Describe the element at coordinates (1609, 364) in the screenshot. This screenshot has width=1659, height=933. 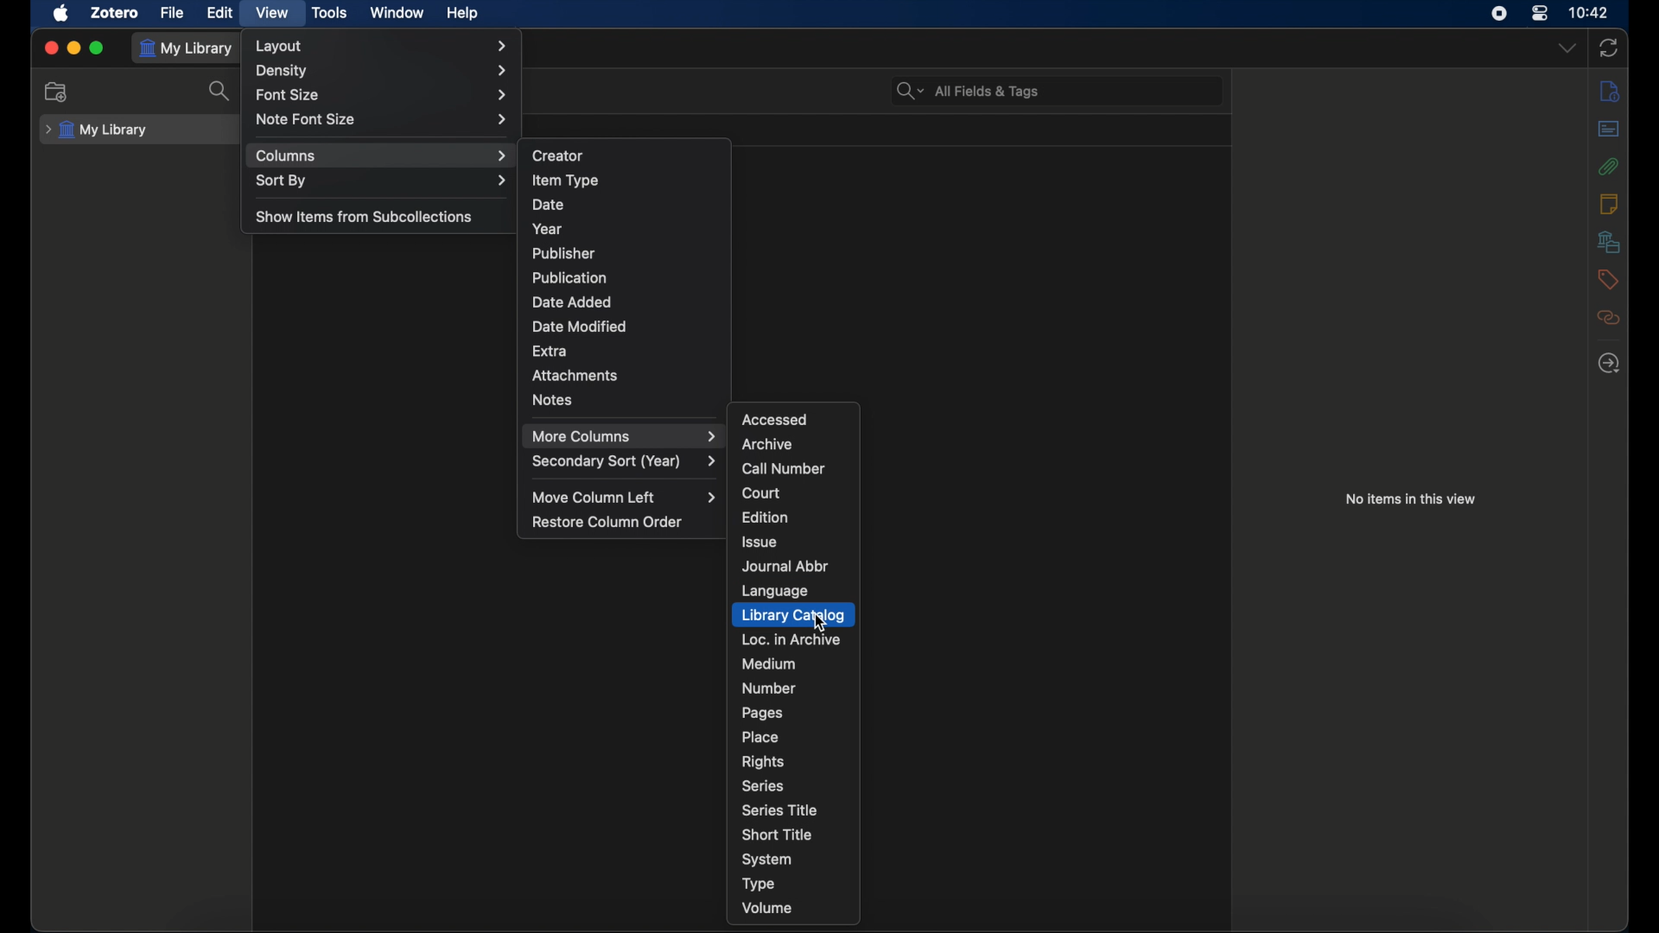
I see `locate` at that location.